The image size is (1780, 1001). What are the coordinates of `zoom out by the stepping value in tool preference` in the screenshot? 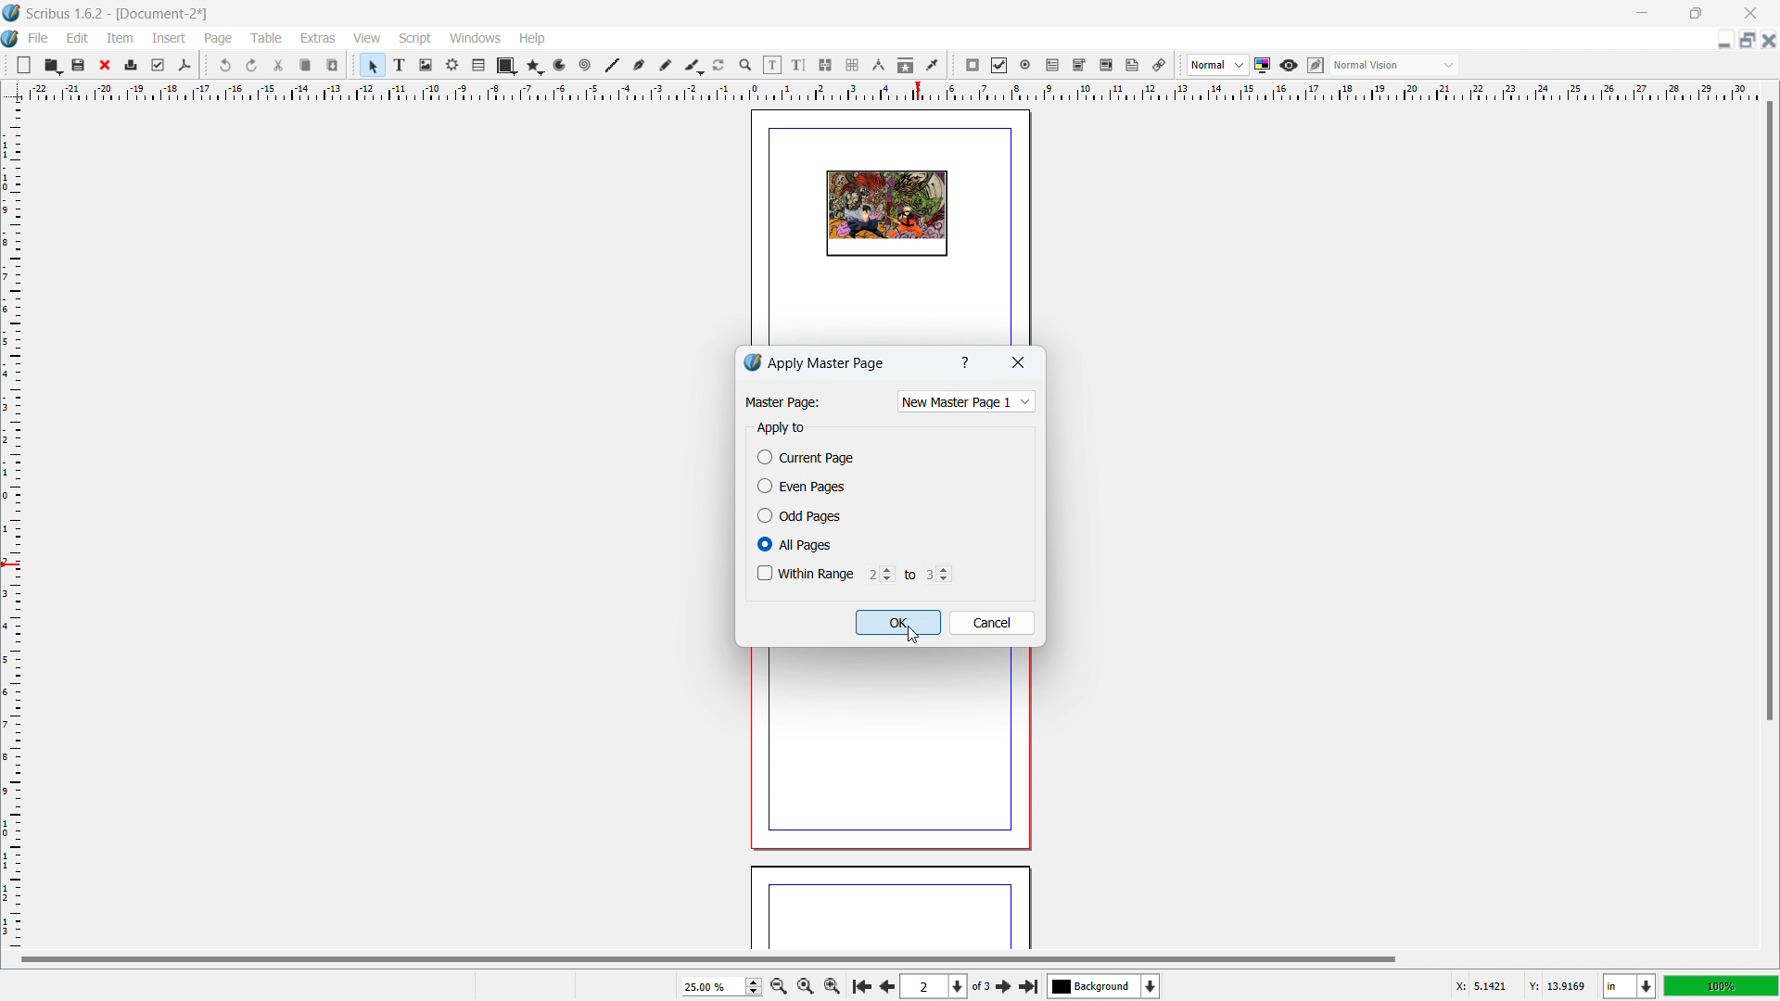 It's located at (778, 985).